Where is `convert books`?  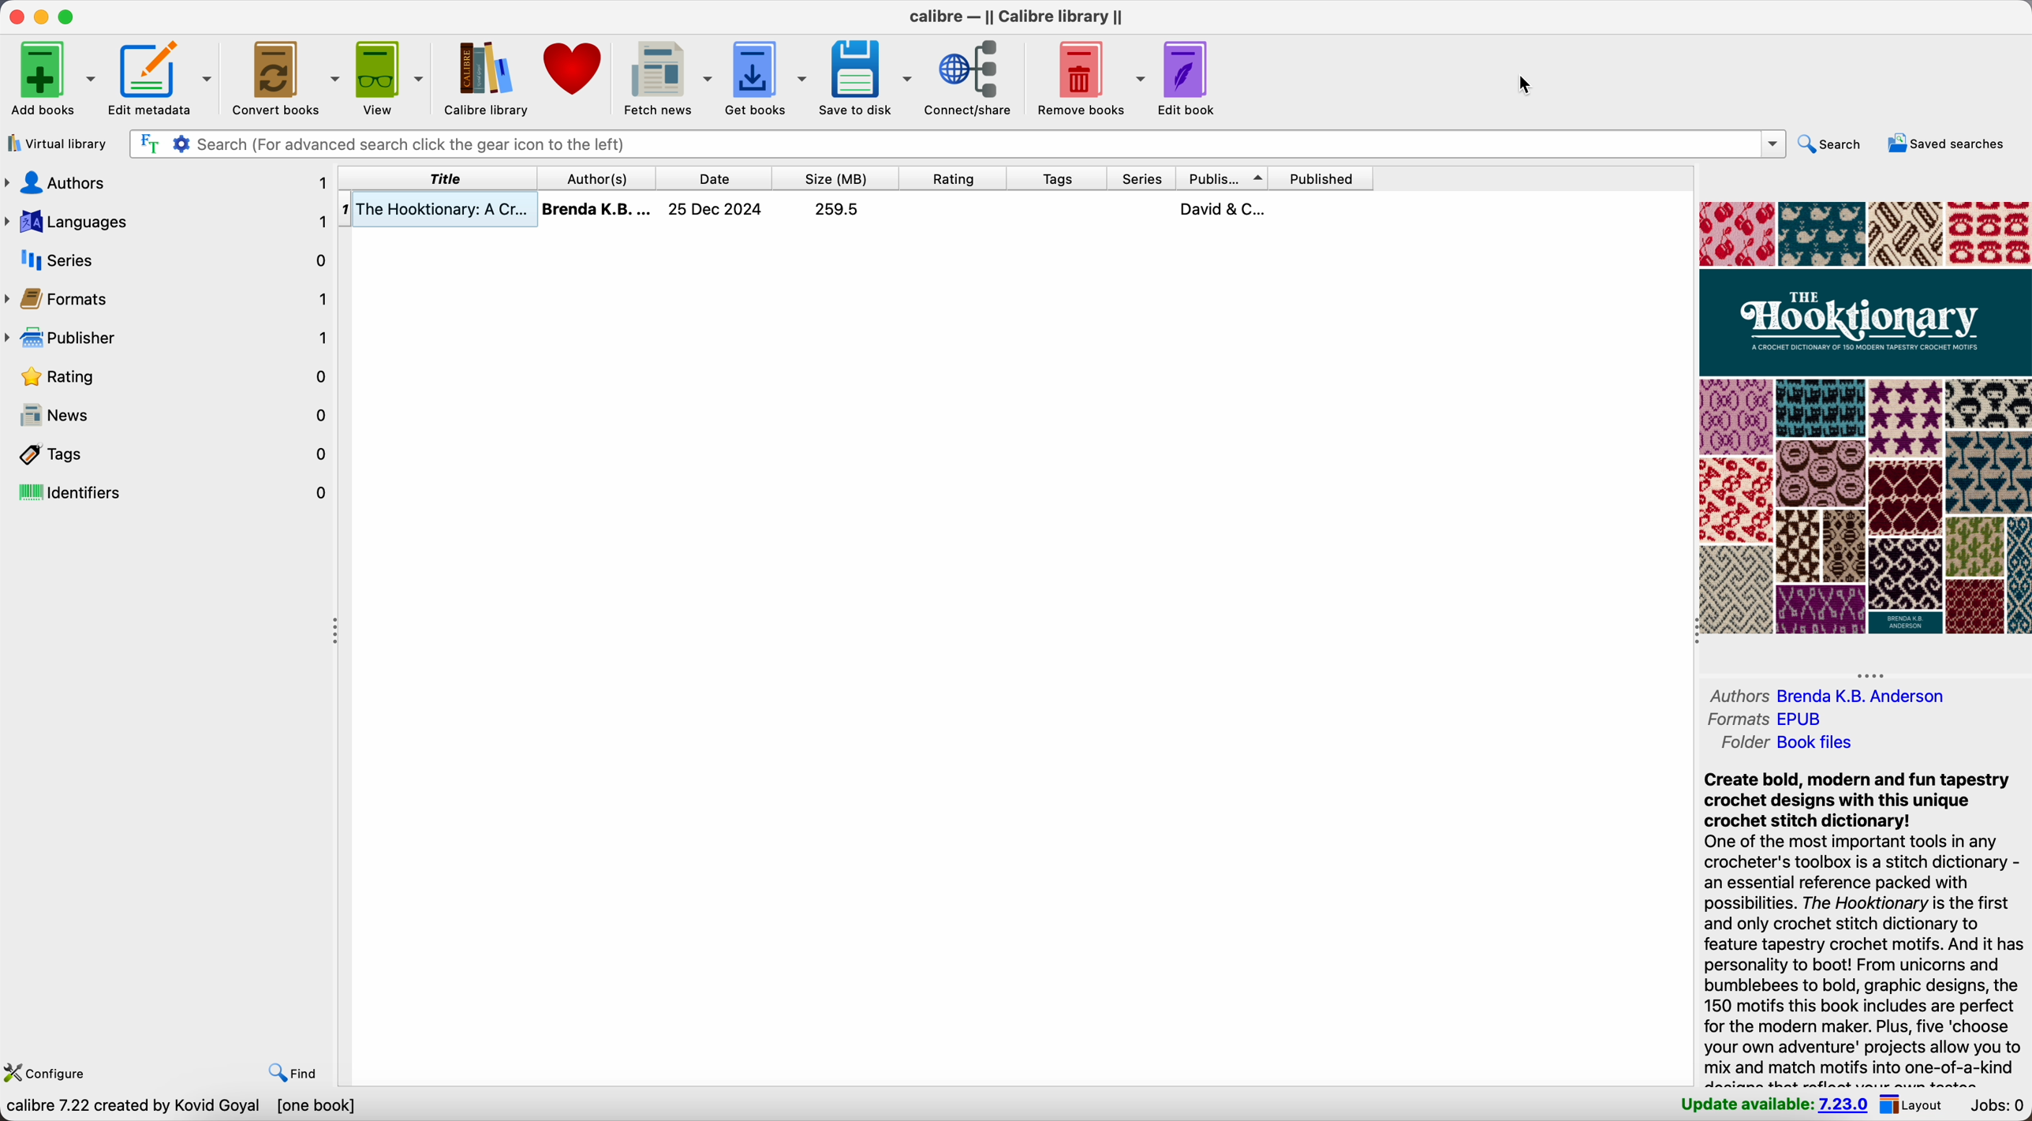
convert books is located at coordinates (289, 76).